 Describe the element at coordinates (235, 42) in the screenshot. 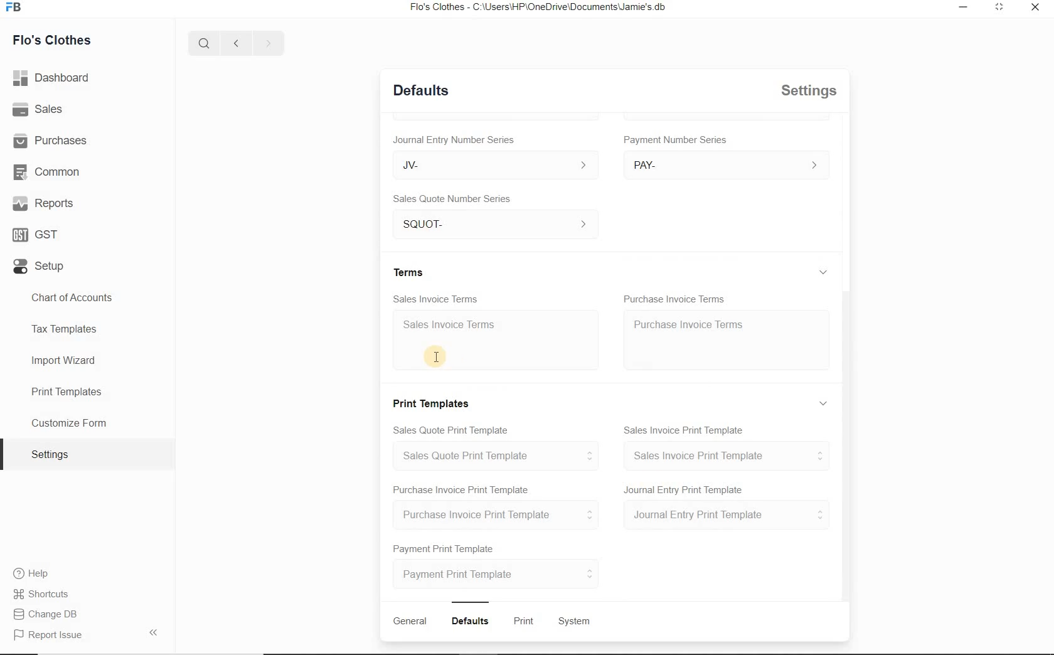

I see `Back` at that location.